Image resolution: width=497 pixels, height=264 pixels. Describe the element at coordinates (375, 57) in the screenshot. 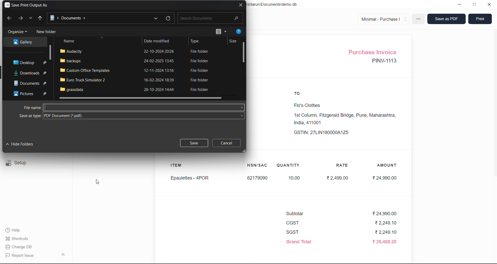

I see `Purchase Invoice PINV-1113` at that location.